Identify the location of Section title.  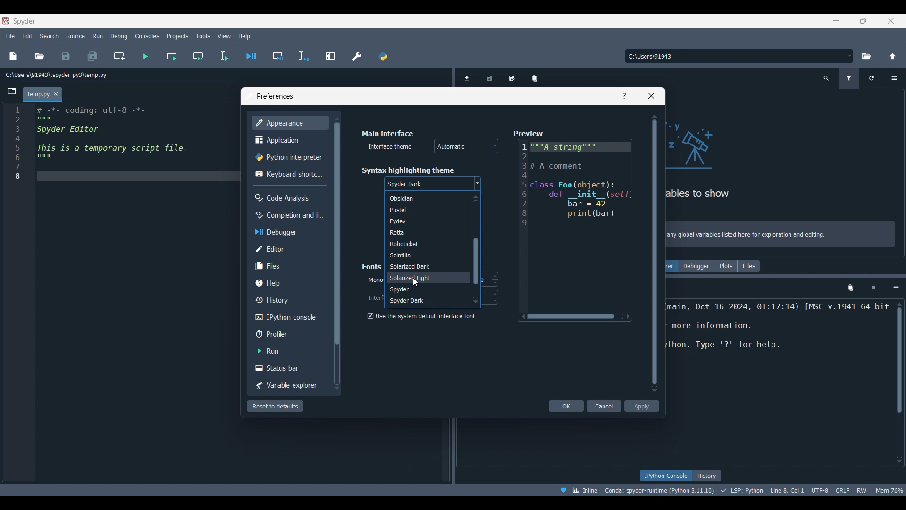
(372, 266).